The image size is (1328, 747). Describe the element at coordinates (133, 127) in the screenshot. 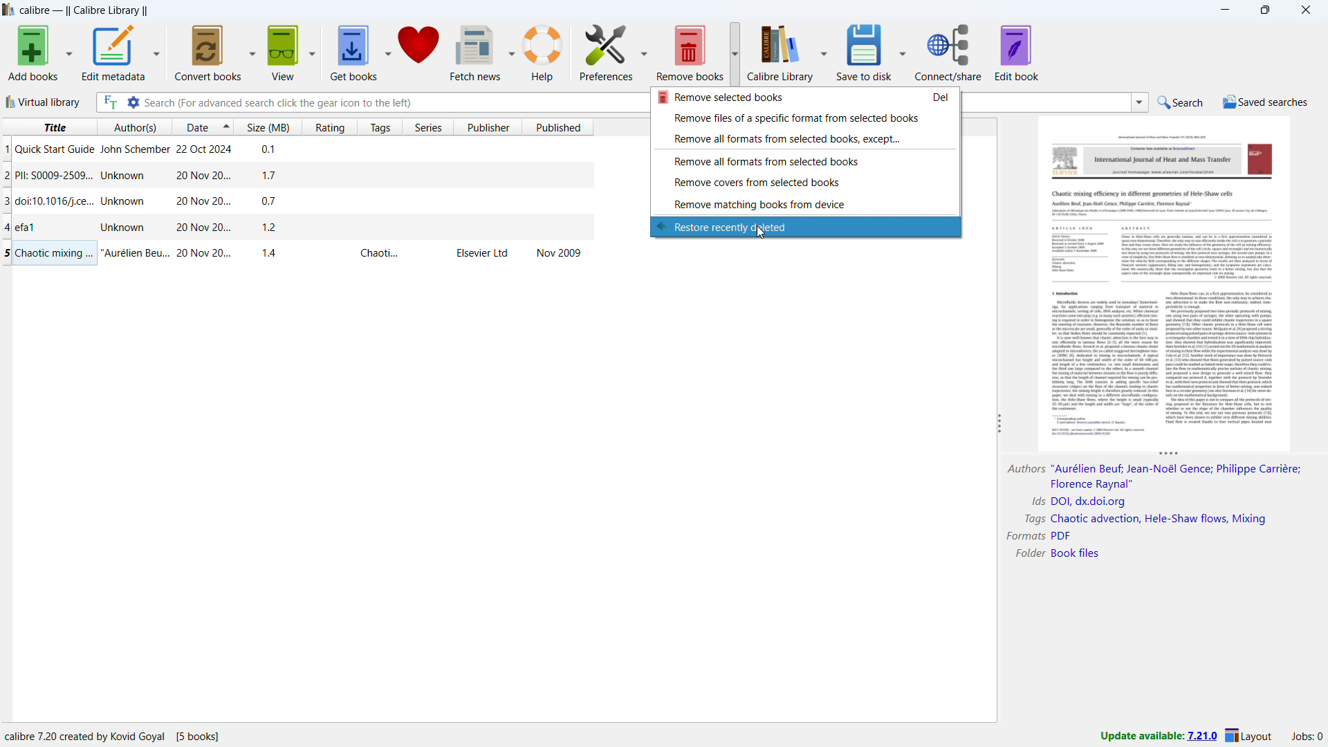

I see `sort by author` at that location.